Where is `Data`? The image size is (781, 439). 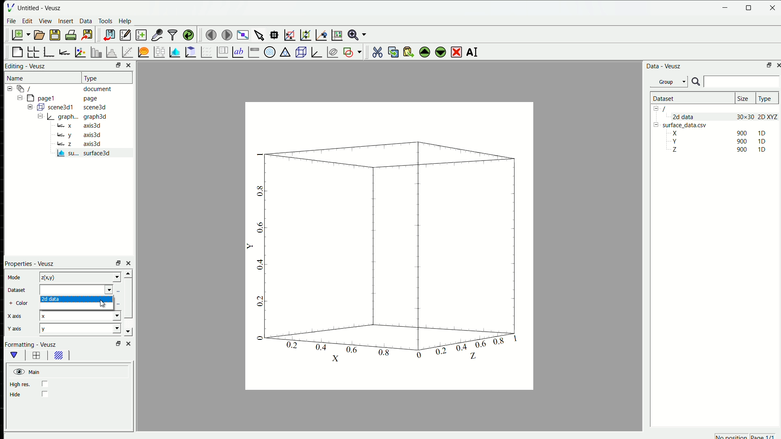
Data is located at coordinates (87, 21).